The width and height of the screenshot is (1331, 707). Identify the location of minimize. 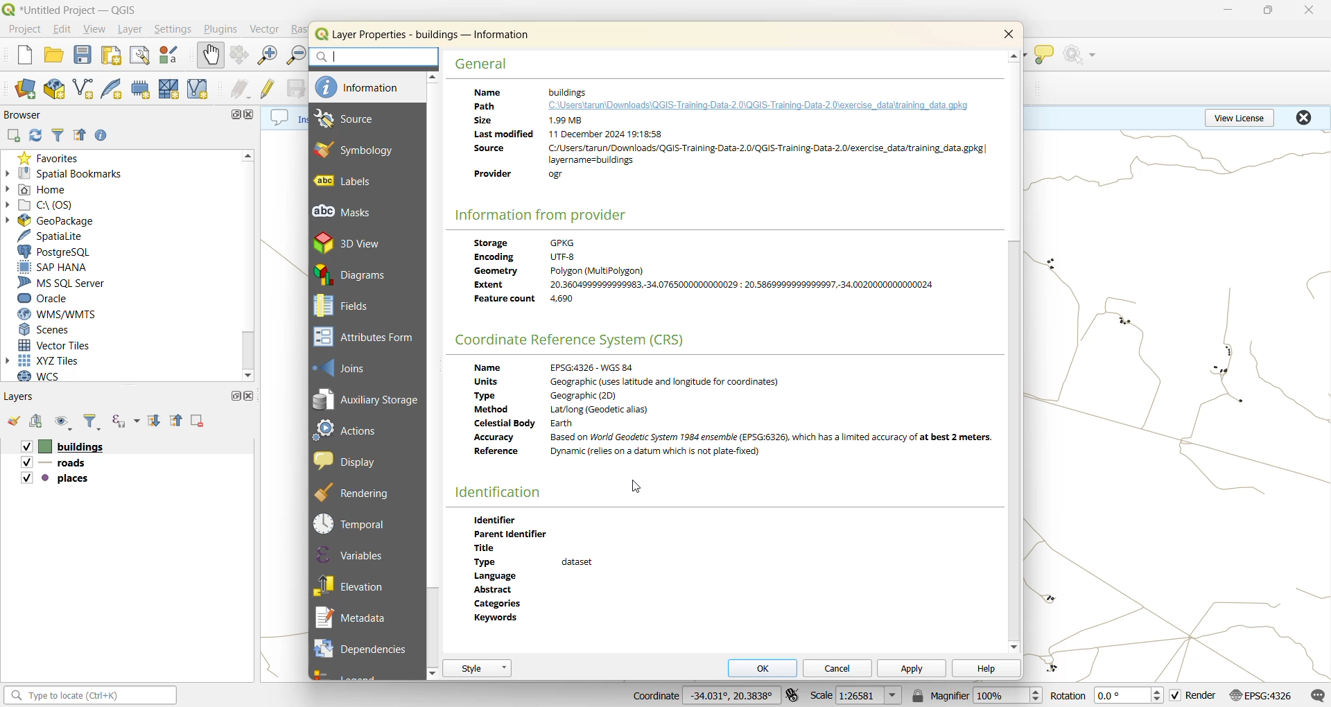
(1228, 8).